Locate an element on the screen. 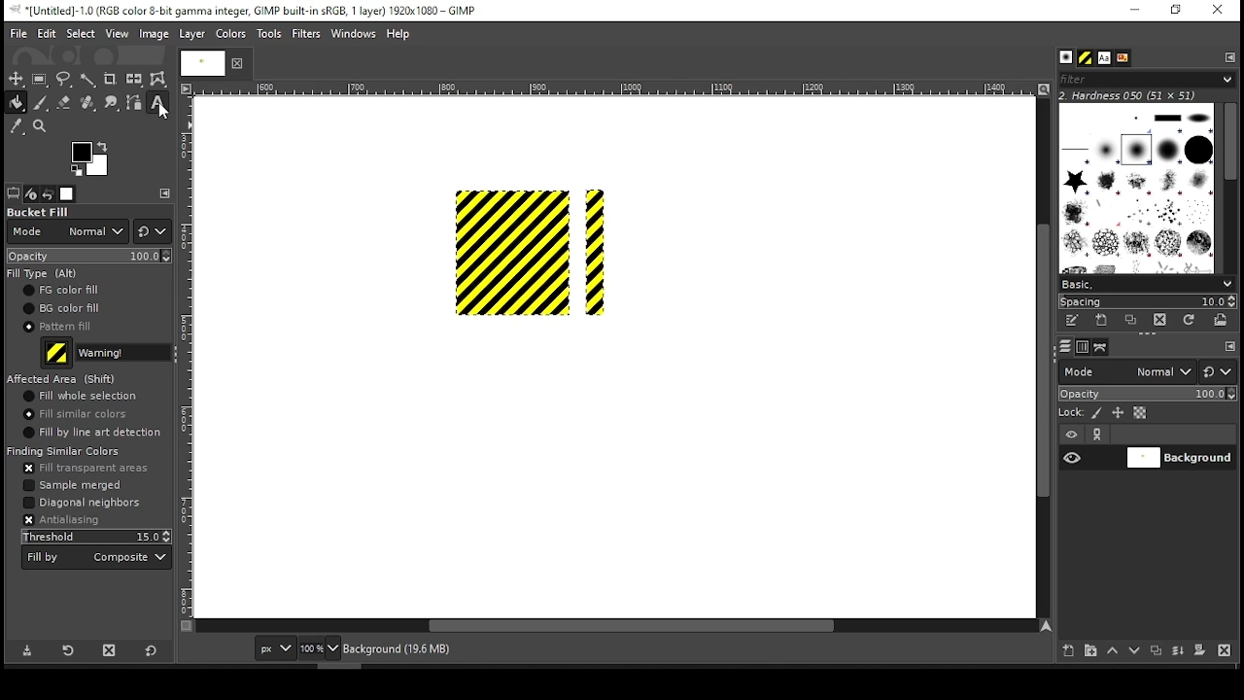  configure this tab is located at coordinates (1231, 56).